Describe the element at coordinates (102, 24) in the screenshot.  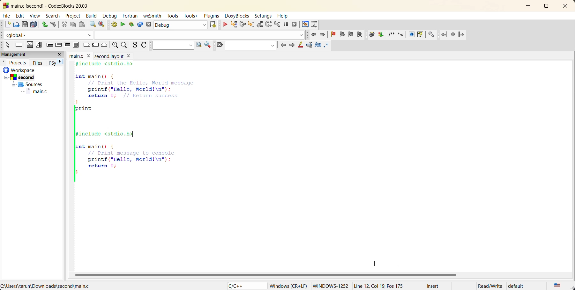
I see `replace` at that location.